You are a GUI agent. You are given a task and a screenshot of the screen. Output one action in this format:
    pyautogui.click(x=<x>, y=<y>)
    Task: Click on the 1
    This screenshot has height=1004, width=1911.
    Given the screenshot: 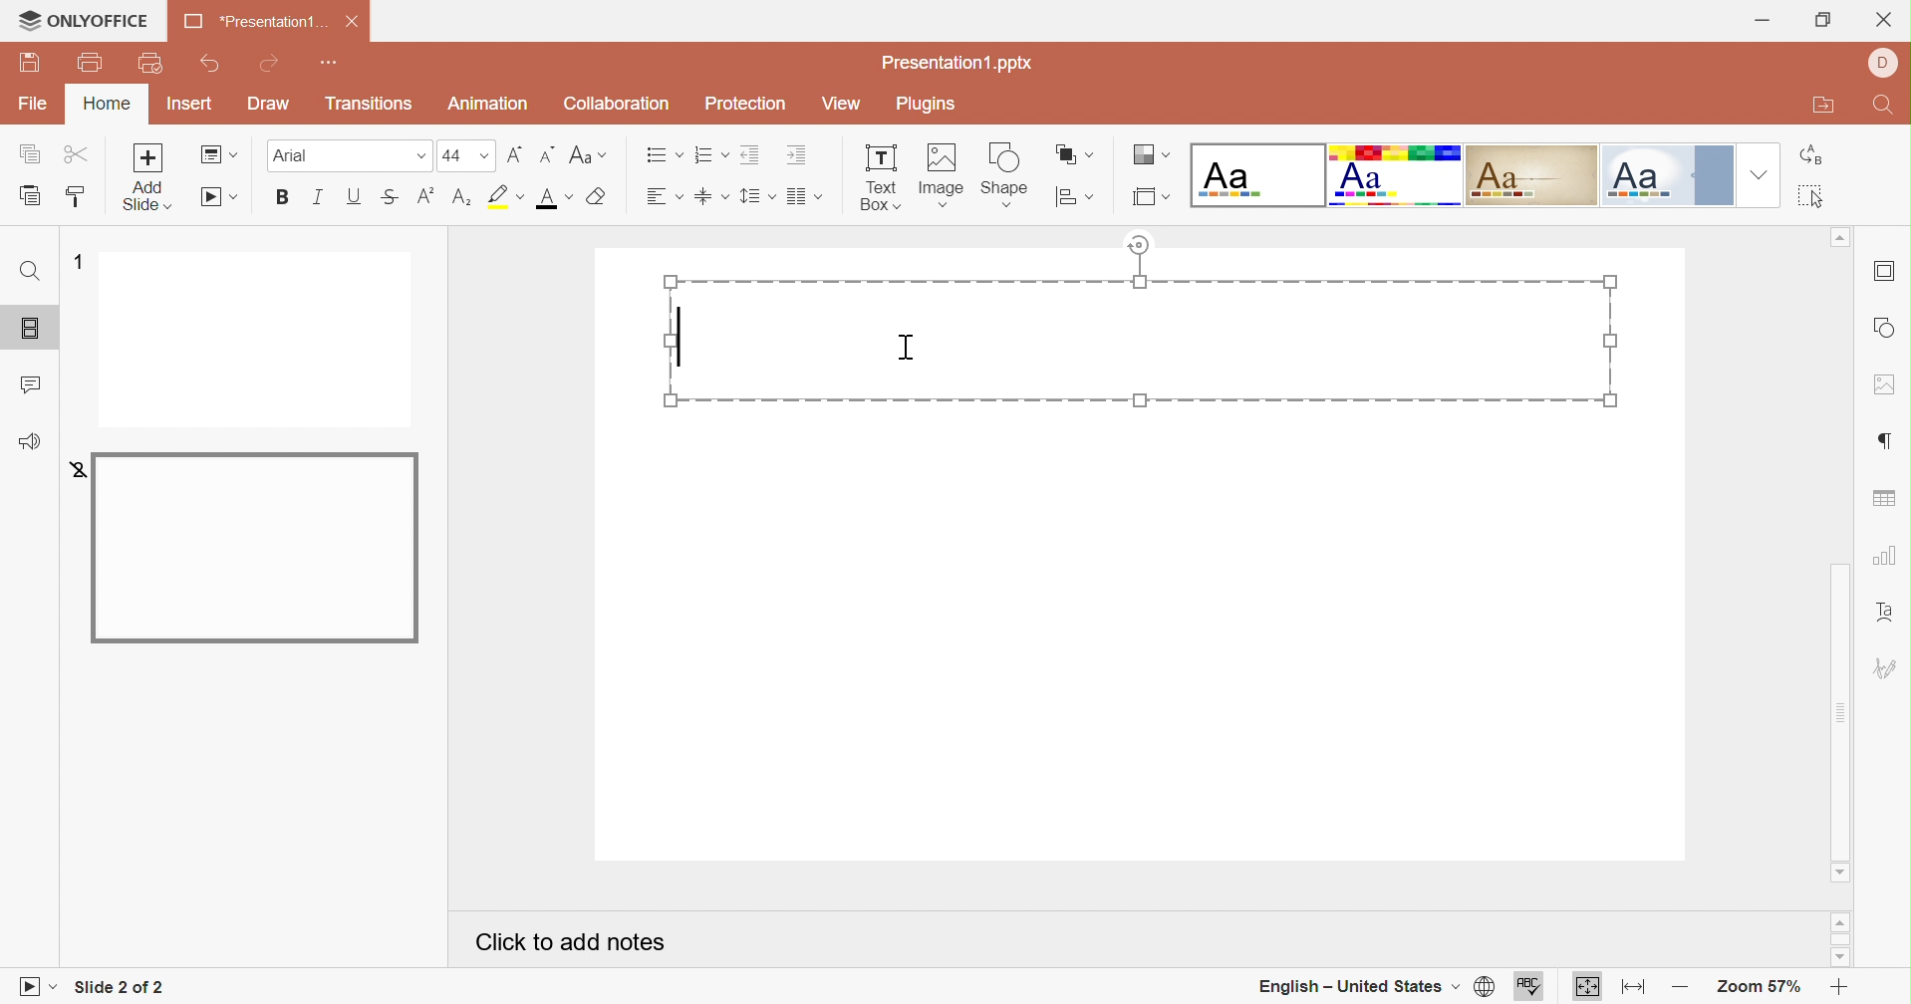 What is the action you would take?
    pyautogui.click(x=76, y=260)
    